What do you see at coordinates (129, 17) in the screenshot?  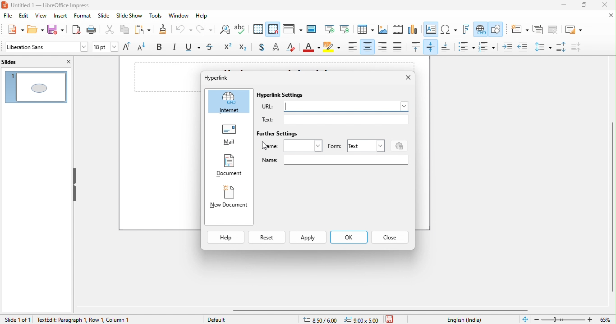 I see `slide show` at bounding box center [129, 17].